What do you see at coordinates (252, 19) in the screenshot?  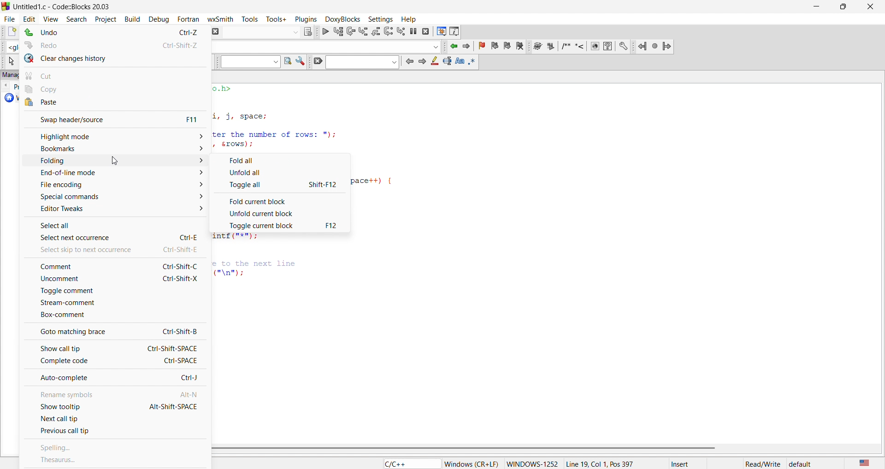 I see `tools` at bounding box center [252, 19].